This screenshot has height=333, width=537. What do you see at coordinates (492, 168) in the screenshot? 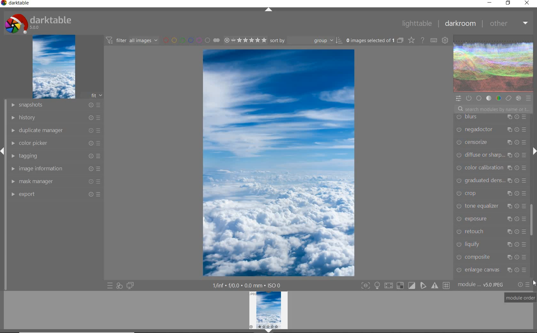
I see `color calibration` at bounding box center [492, 168].